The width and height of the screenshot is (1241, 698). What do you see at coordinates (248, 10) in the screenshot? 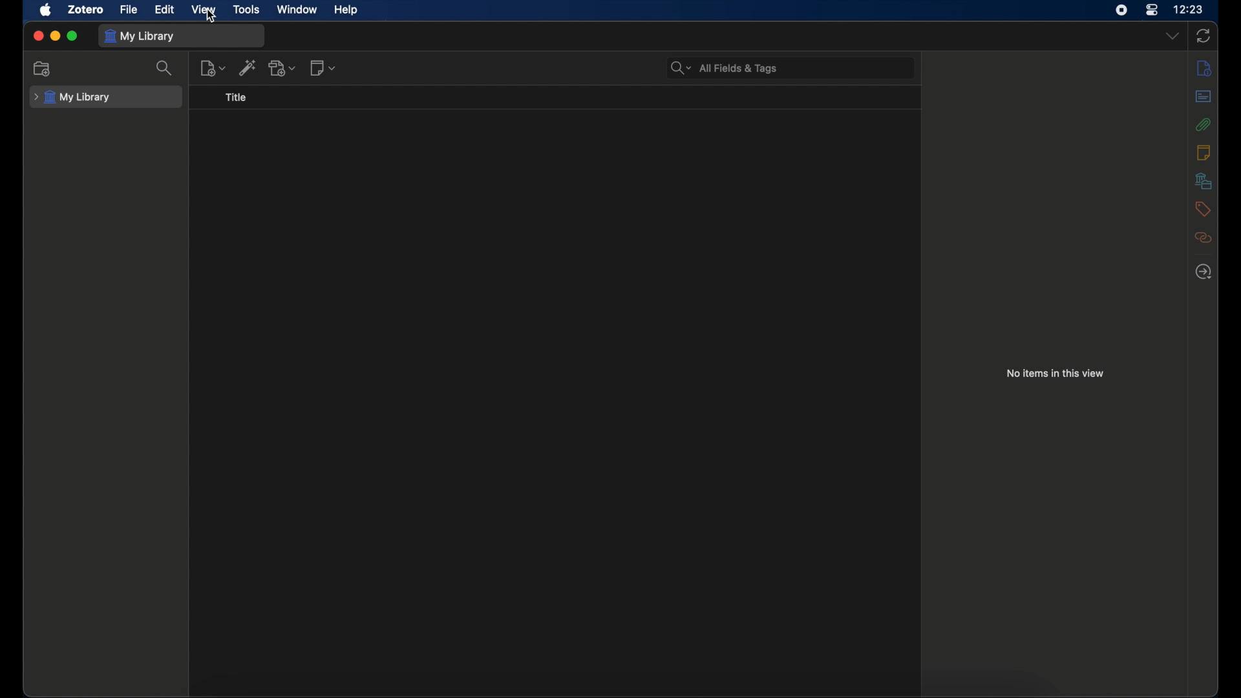
I see `tools` at bounding box center [248, 10].